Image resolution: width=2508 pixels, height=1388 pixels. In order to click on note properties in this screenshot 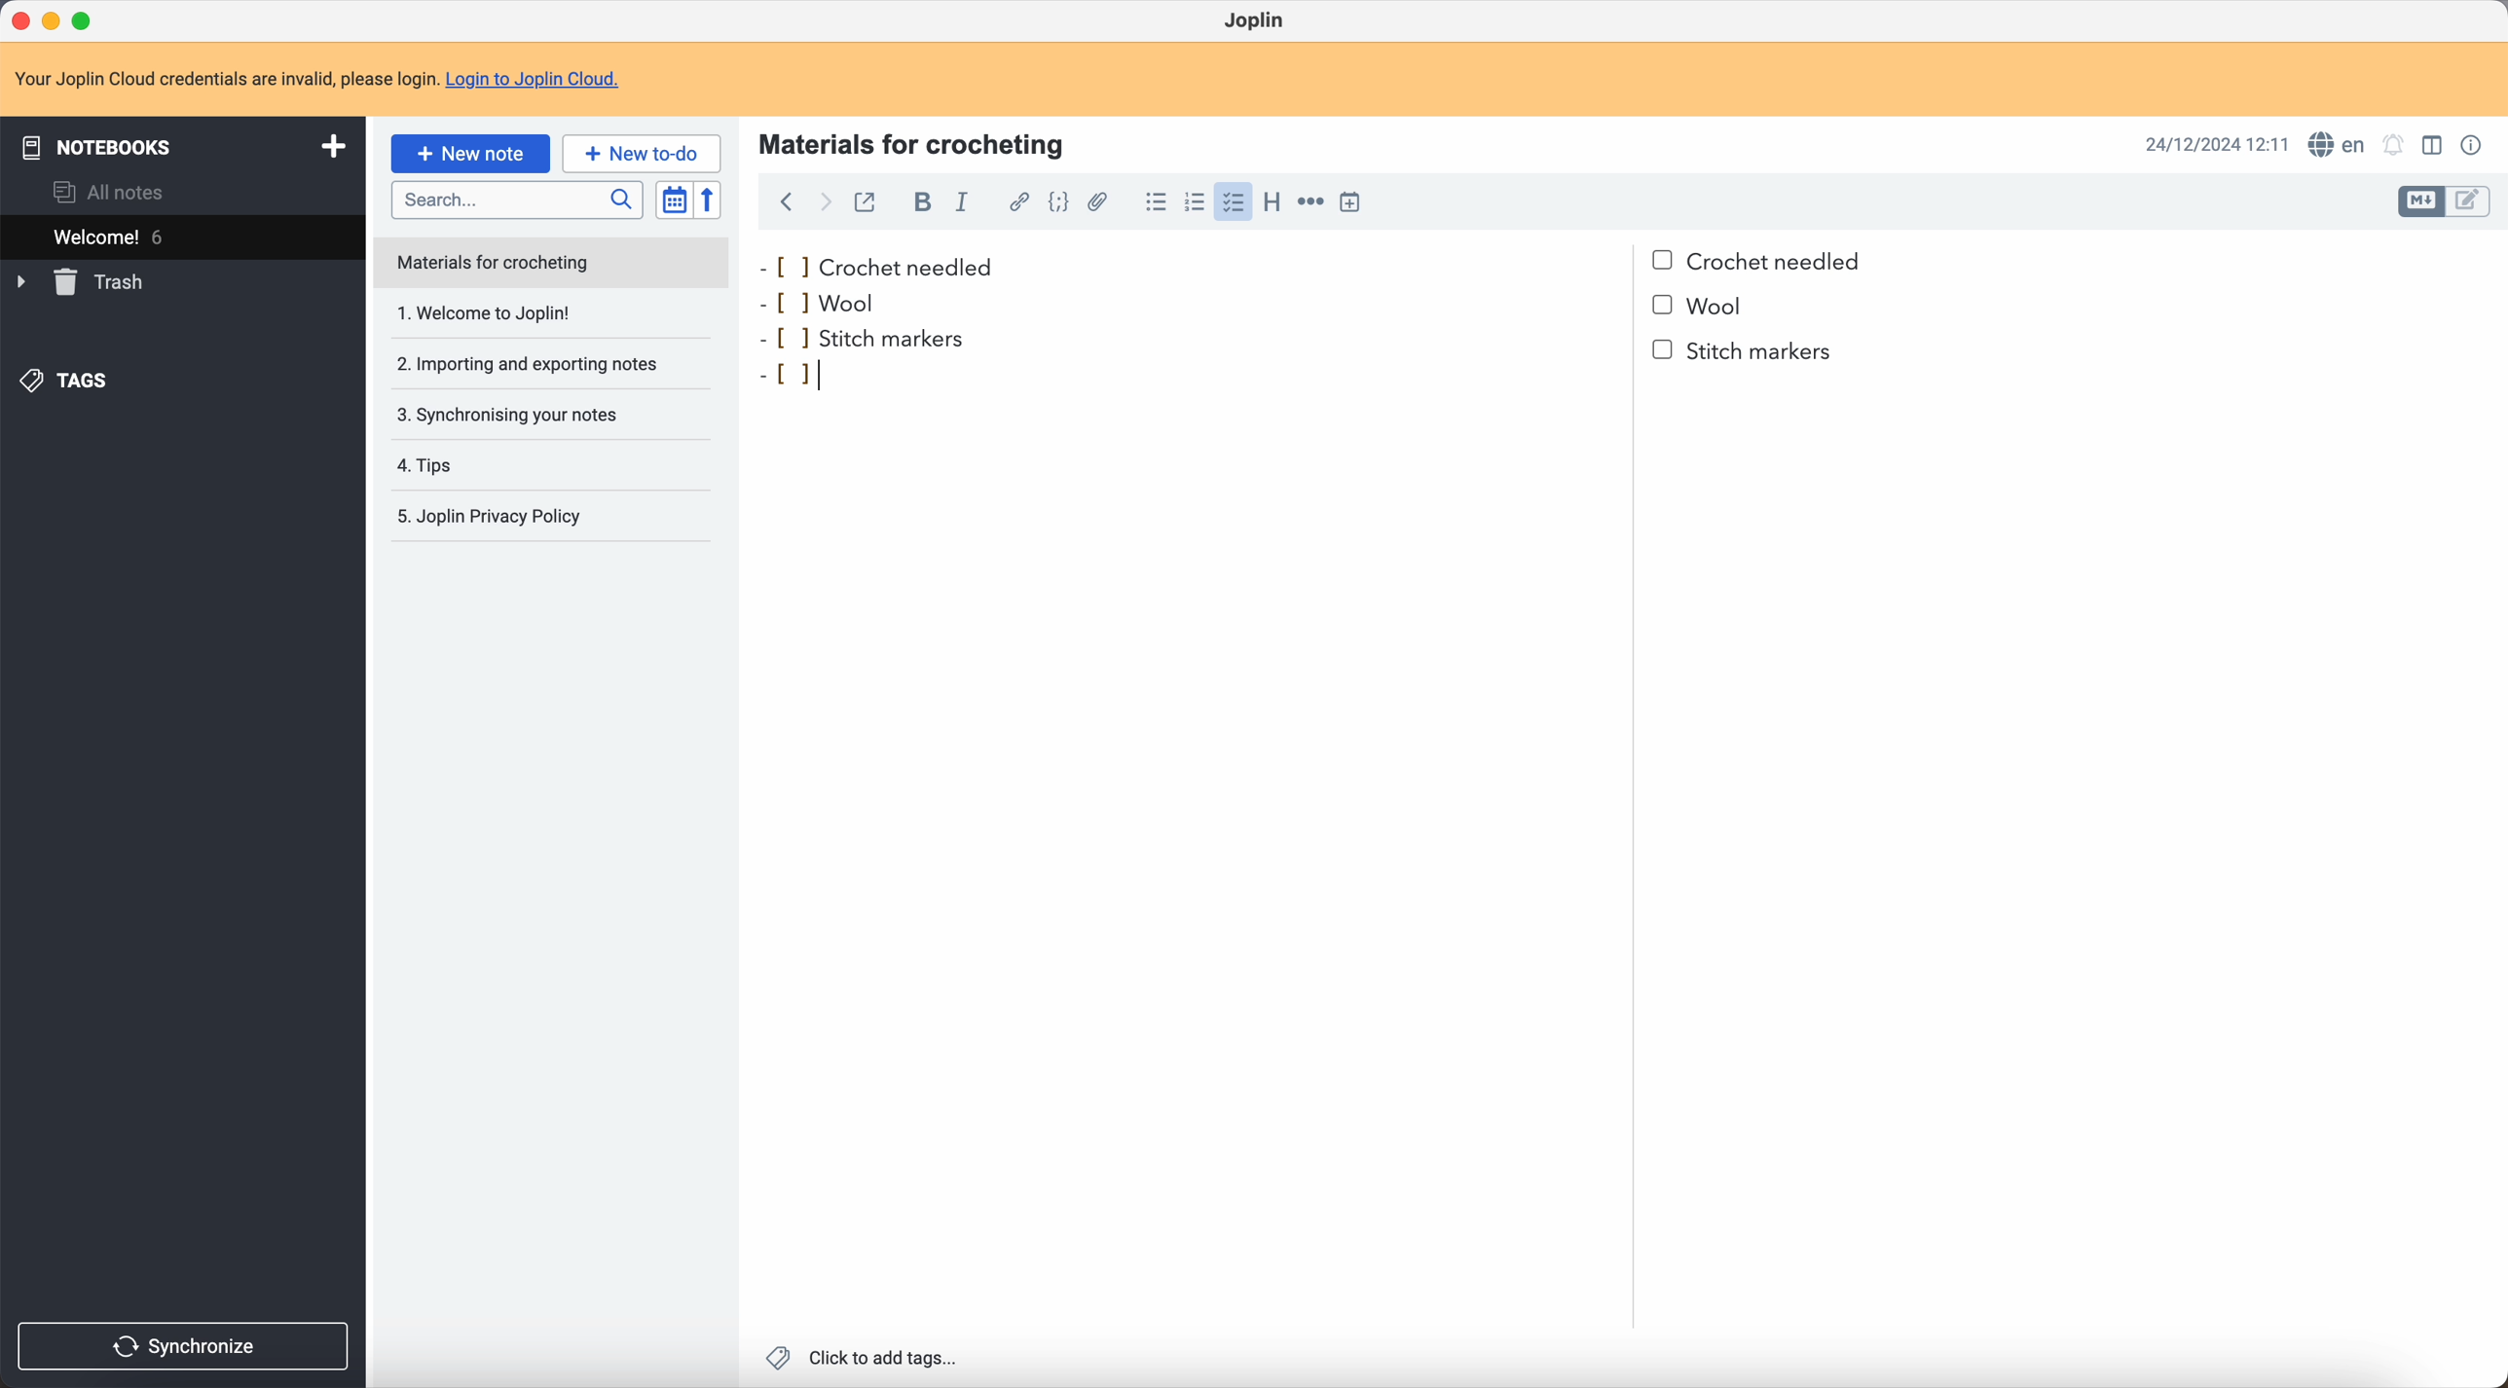, I will do `click(2474, 146)`.